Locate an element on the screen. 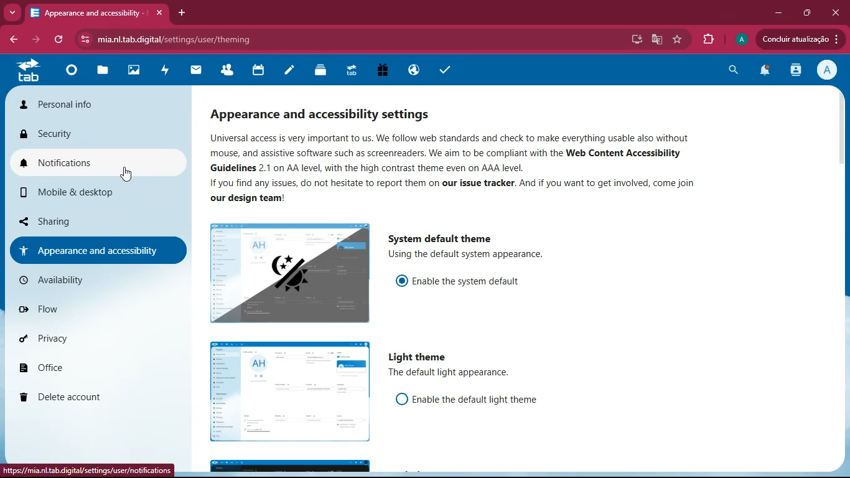  refresh is located at coordinates (61, 40).